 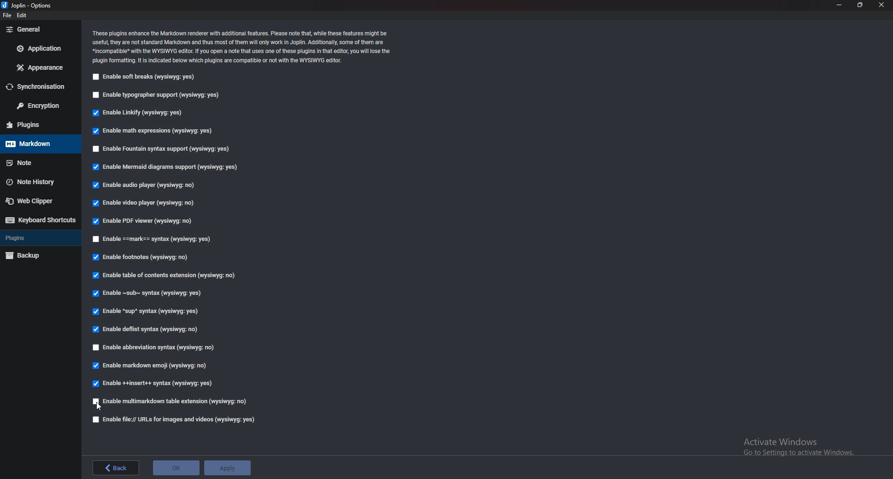 I want to click on close, so click(x=882, y=5).